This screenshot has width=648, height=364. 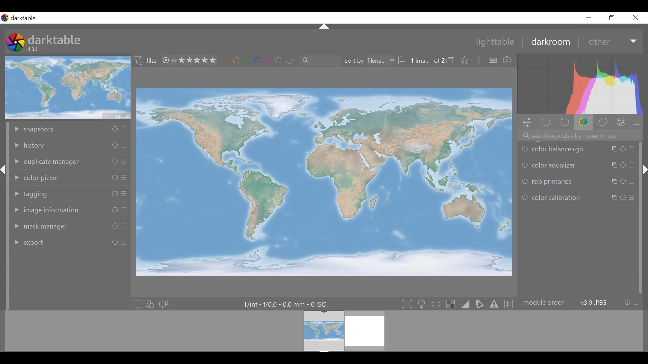 I want to click on Filter, so click(x=147, y=61).